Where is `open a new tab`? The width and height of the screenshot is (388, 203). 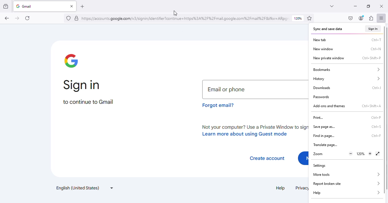
open a new tab is located at coordinates (82, 7).